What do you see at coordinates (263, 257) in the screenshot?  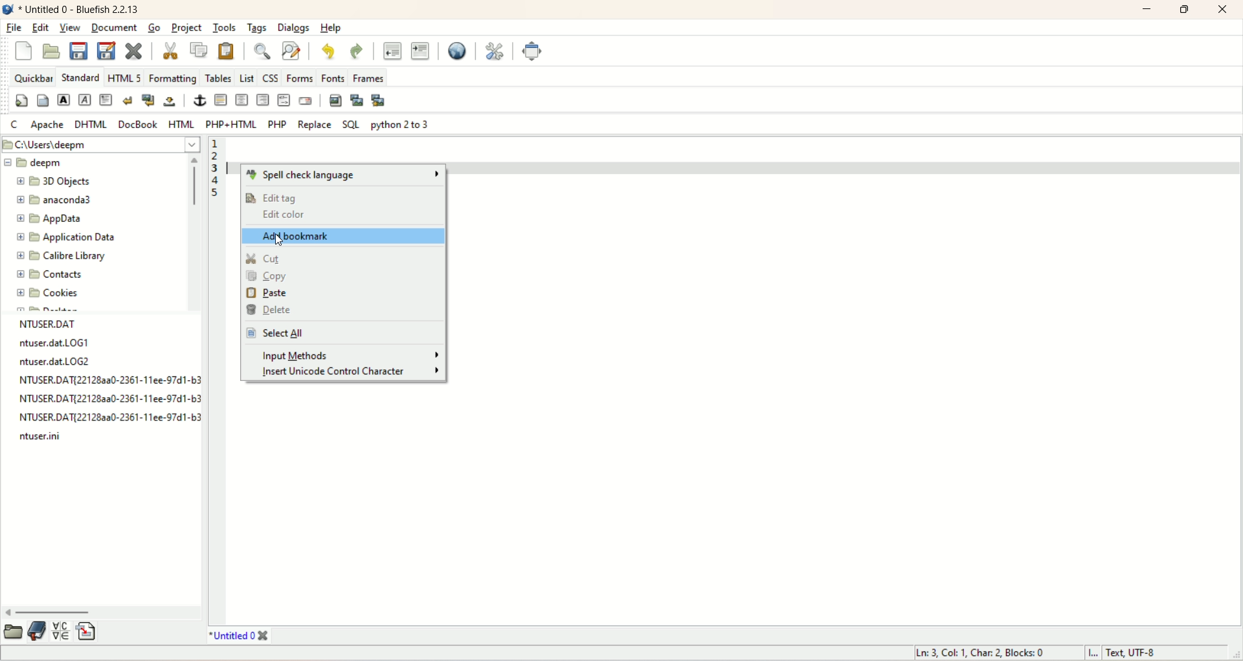 I see `cut` at bounding box center [263, 257].